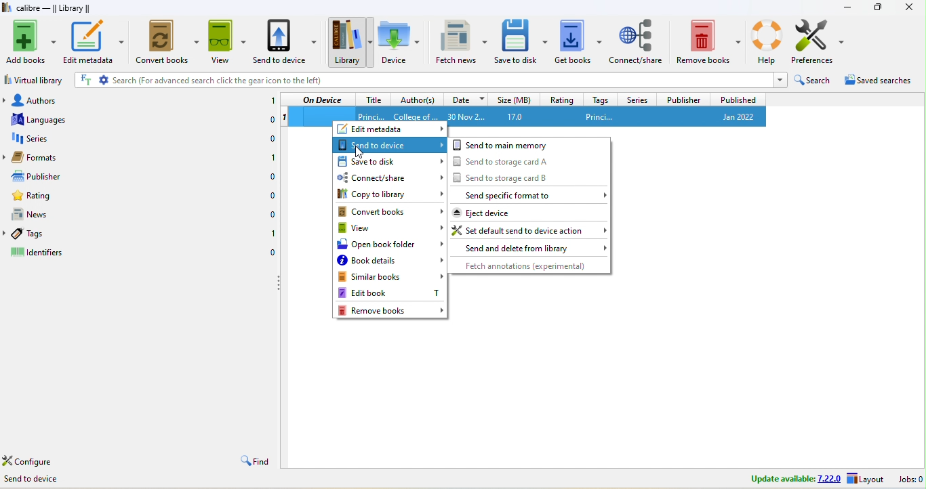 This screenshot has height=489, width=926. I want to click on 0, so click(267, 121).